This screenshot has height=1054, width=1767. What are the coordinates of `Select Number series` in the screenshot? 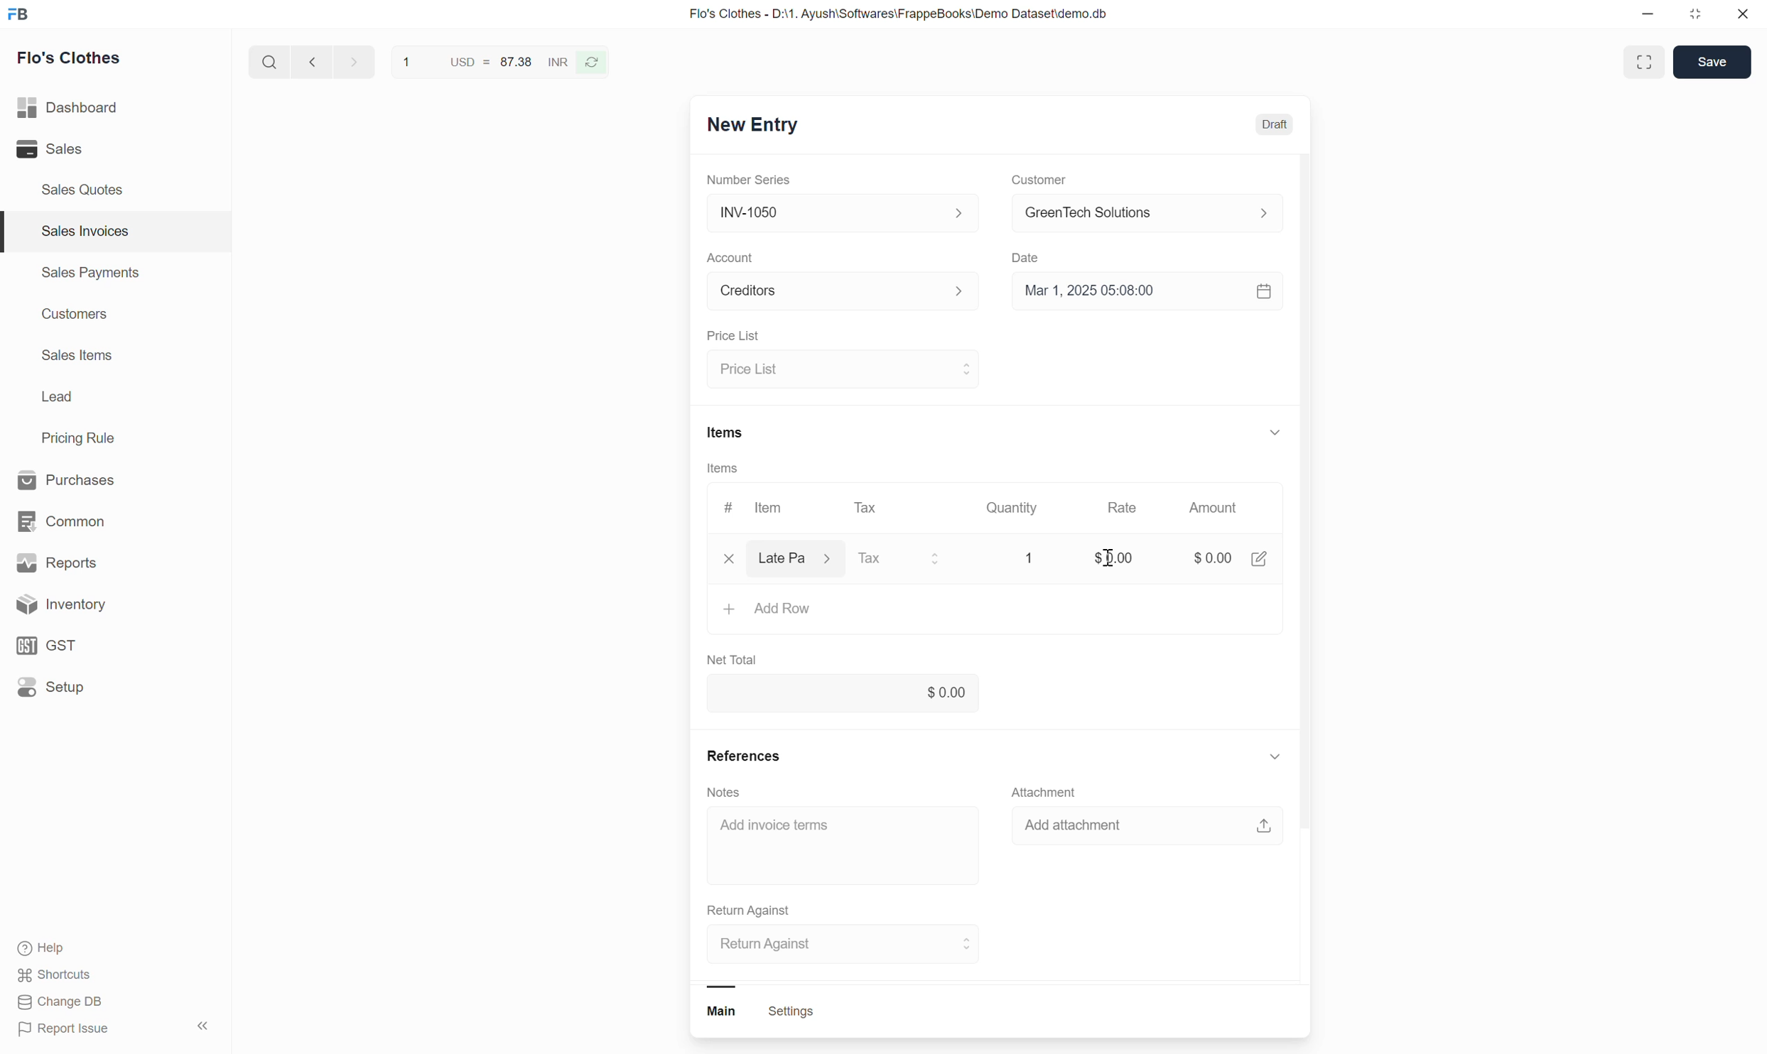 It's located at (839, 212).